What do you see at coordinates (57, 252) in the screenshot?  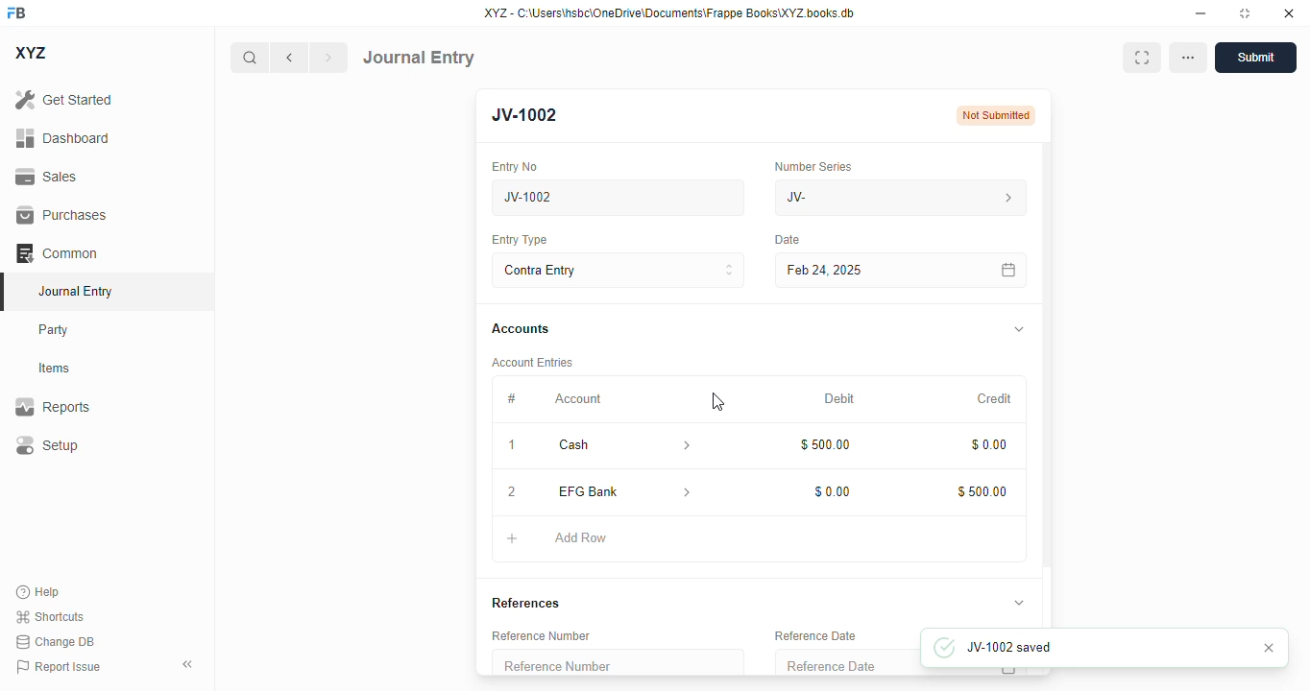 I see `common` at bounding box center [57, 252].